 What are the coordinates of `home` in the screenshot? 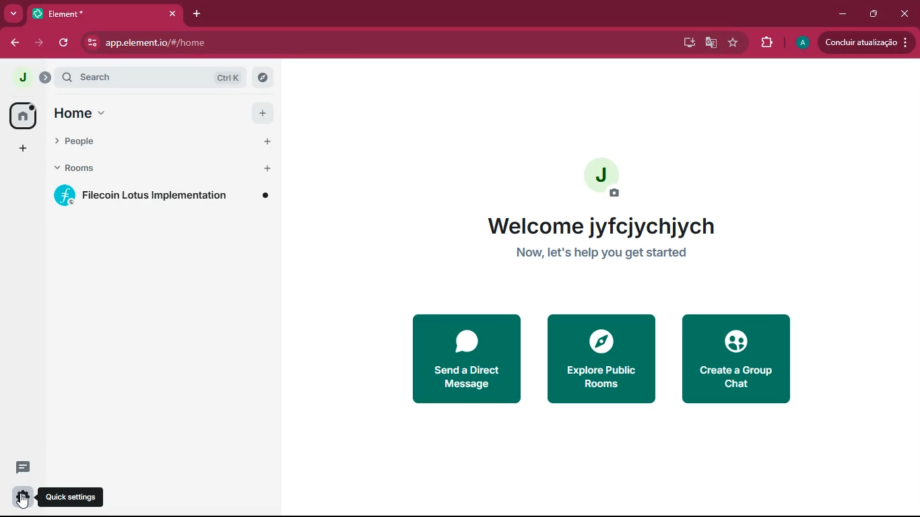 It's located at (162, 113).